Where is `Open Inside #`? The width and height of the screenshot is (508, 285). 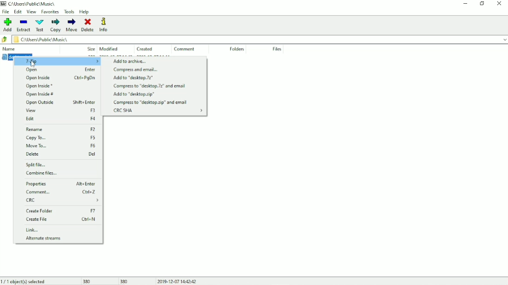 Open Inside # is located at coordinates (42, 95).